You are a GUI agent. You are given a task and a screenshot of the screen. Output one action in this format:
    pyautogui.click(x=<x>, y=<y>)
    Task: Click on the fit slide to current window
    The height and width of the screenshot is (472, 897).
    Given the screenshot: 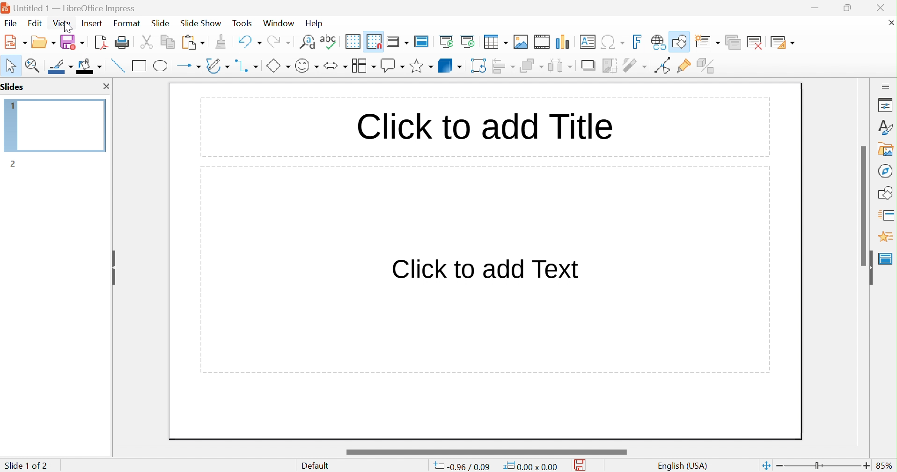 What is the action you would take?
    pyautogui.click(x=765, y=465)
    